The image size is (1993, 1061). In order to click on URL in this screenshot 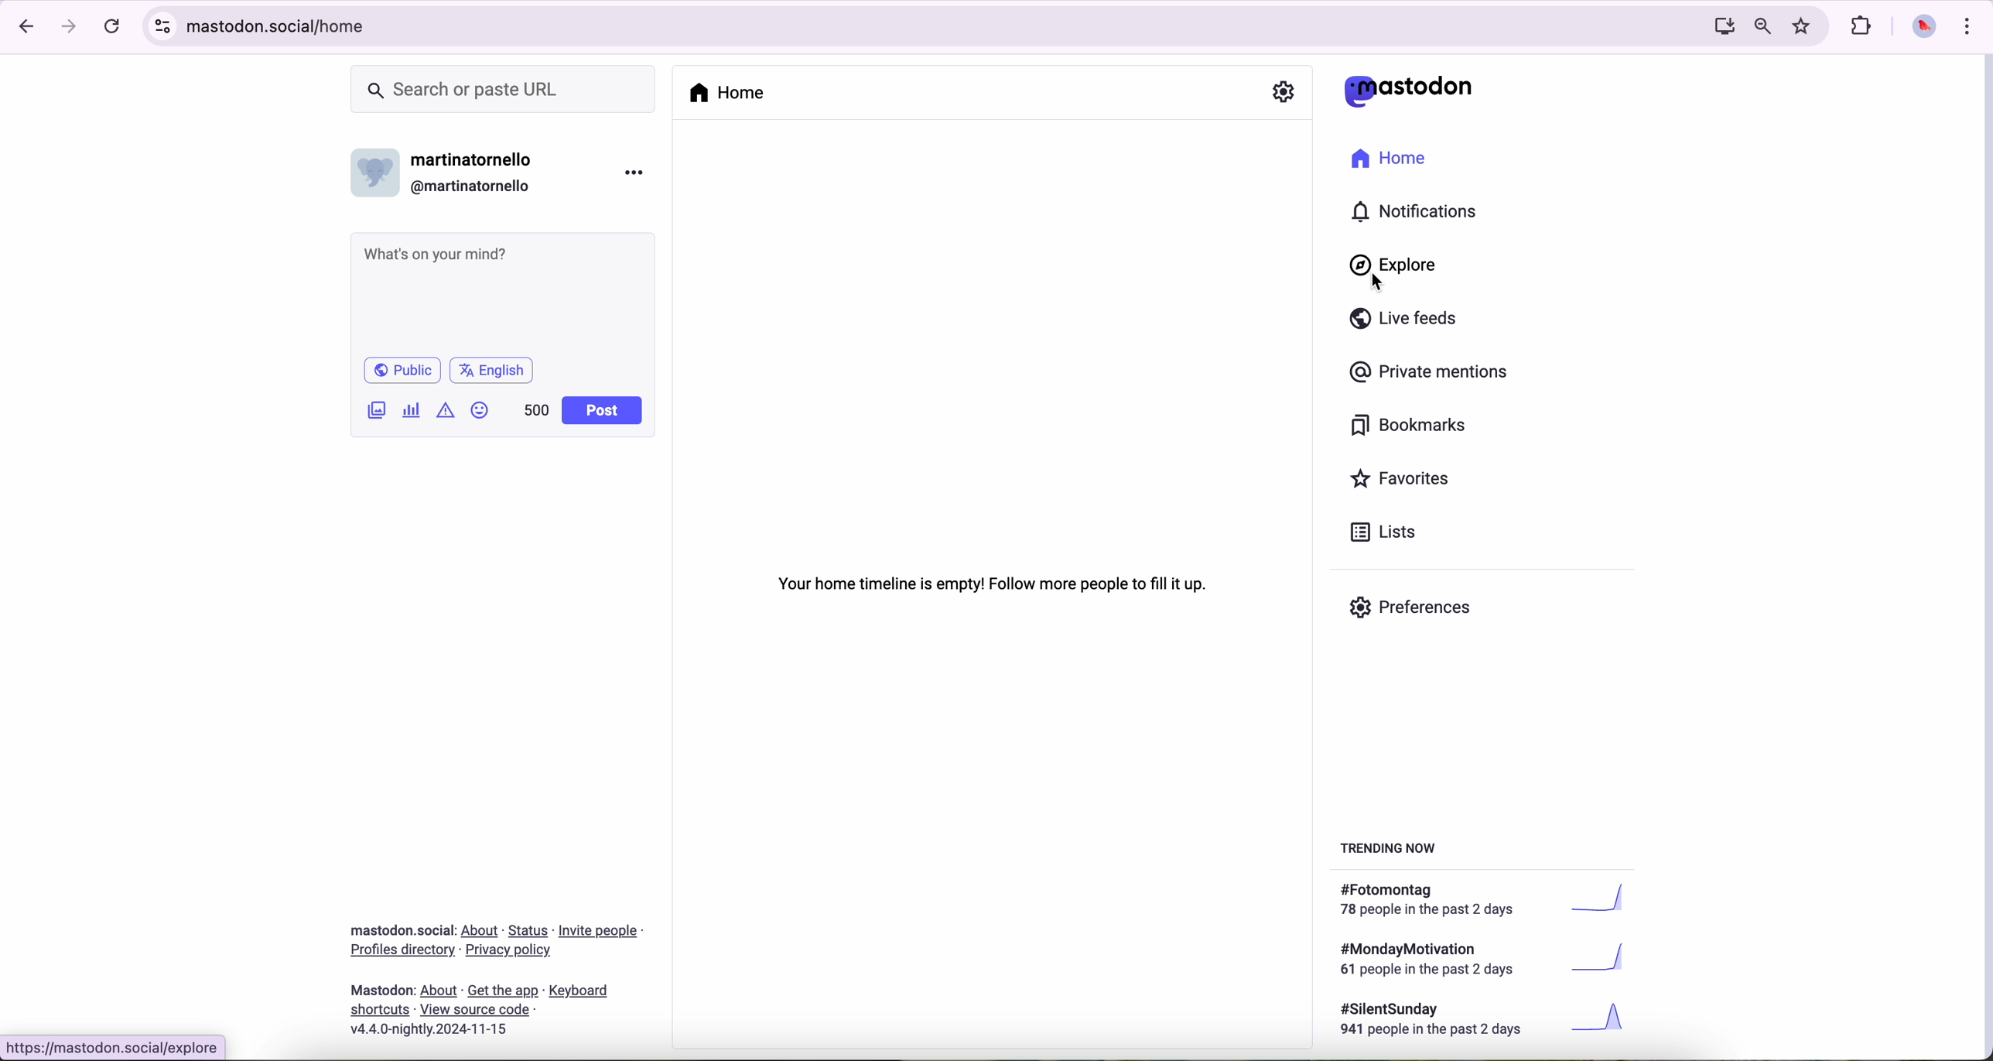, I will do `click(116, 1046)`.